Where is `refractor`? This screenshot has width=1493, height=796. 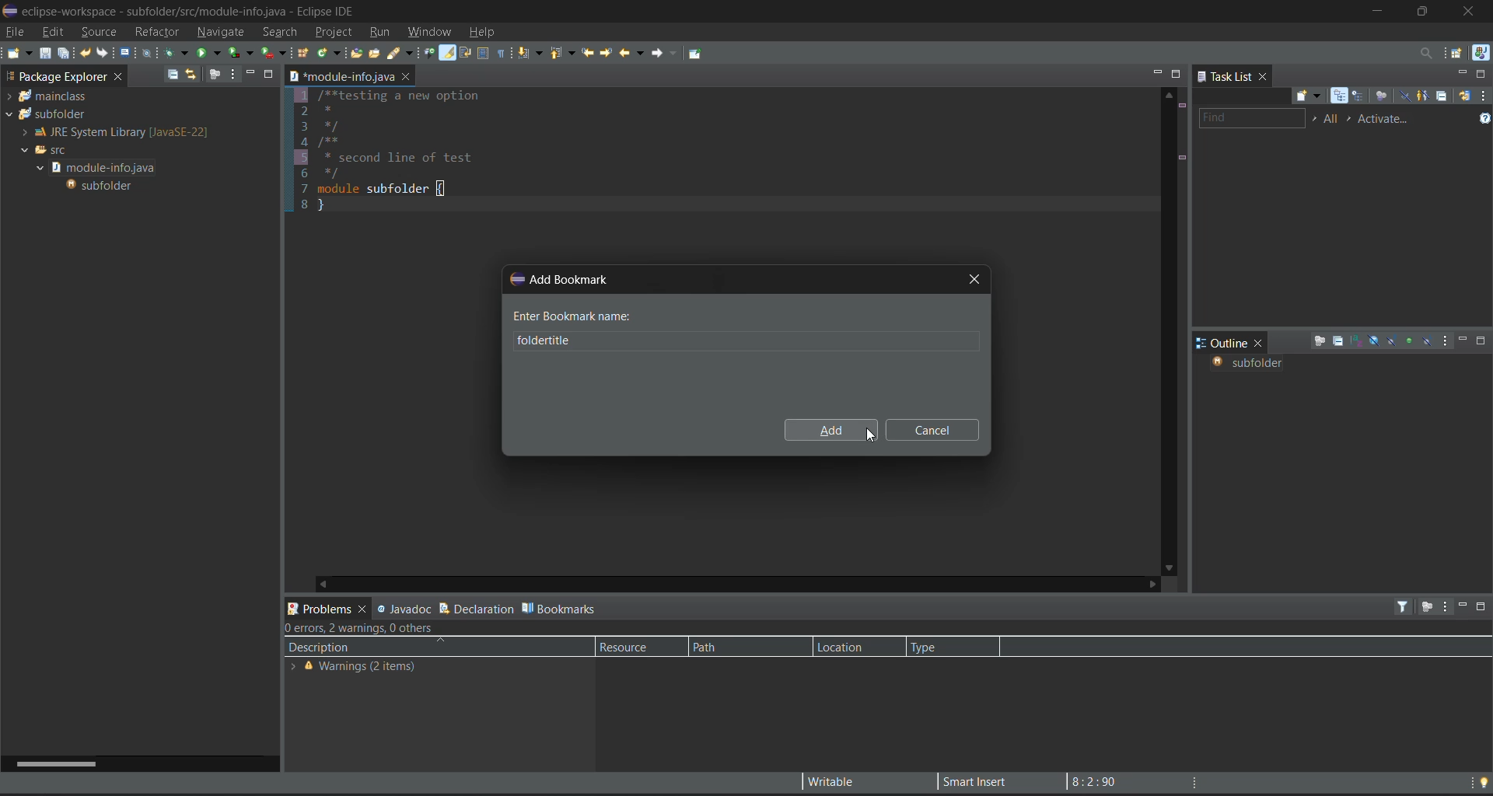 refractor is located at coordinates (157, 32).